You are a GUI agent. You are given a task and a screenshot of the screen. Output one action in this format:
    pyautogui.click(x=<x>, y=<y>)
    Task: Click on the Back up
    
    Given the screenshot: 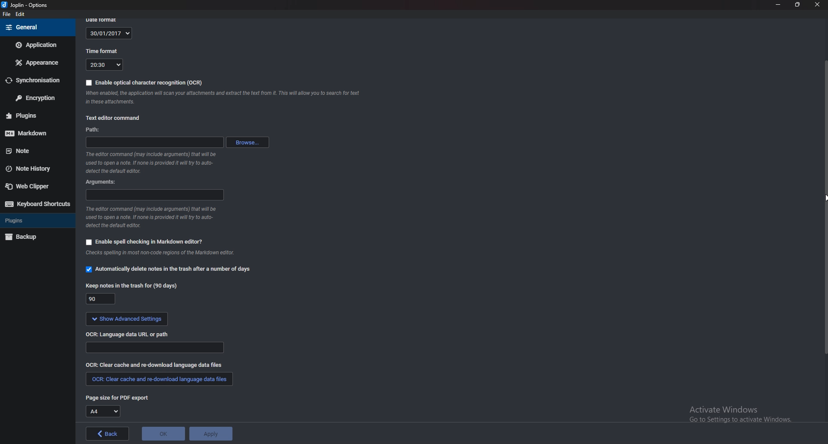 What is the action you would take?
    pyautogui.click(x=34, y=237)
    